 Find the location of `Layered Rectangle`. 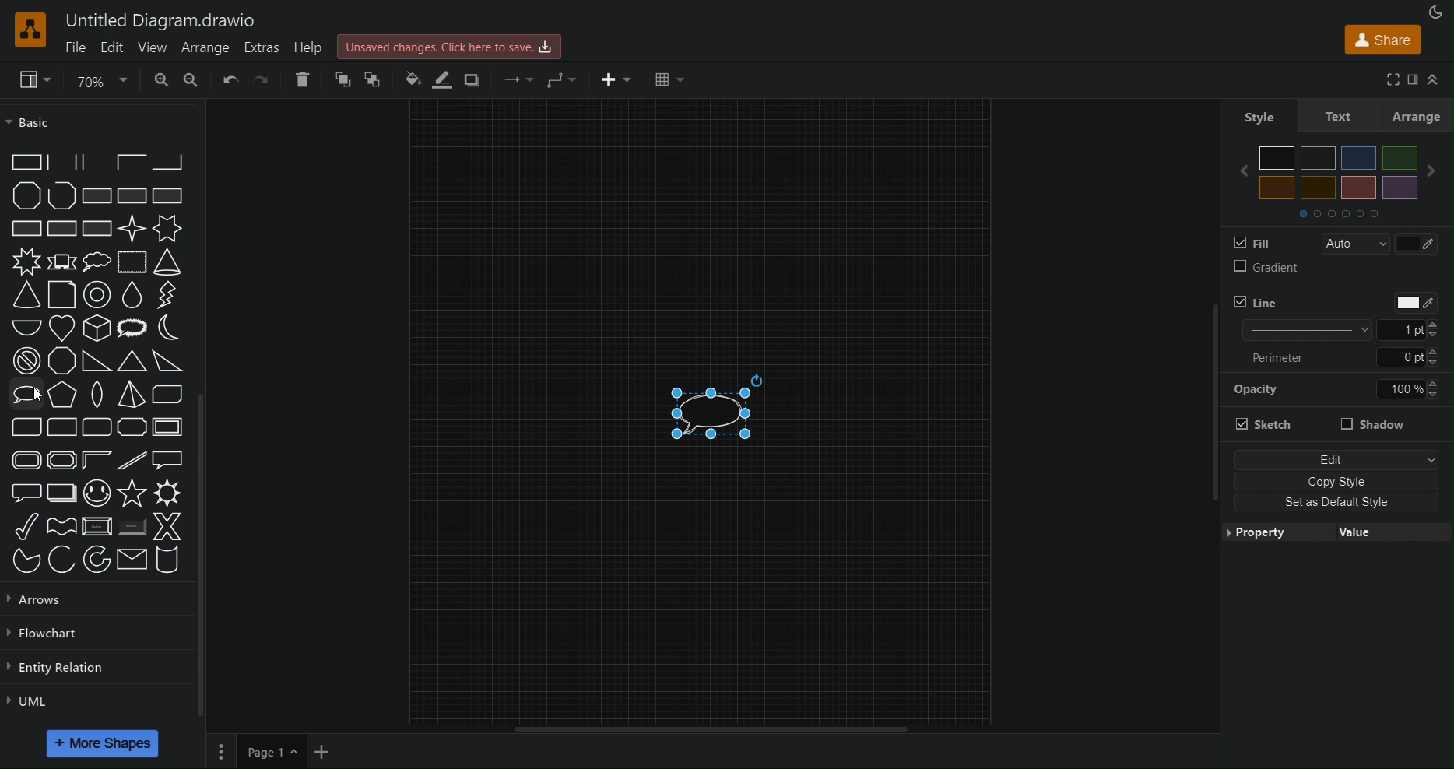

Layered Rectangle is located at coordinates (61, 492).